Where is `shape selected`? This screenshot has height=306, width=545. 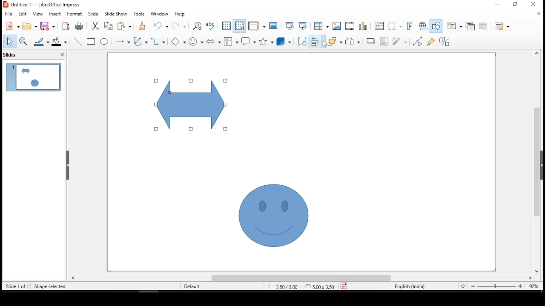 shape selected is located at coordinates (48, 286).